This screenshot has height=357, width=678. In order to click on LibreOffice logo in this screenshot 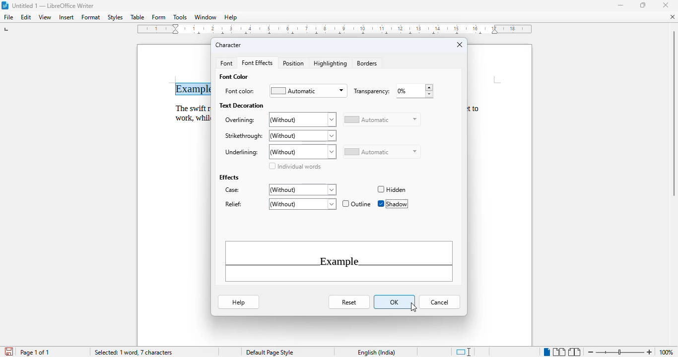, I will do `click(4, 5)`.